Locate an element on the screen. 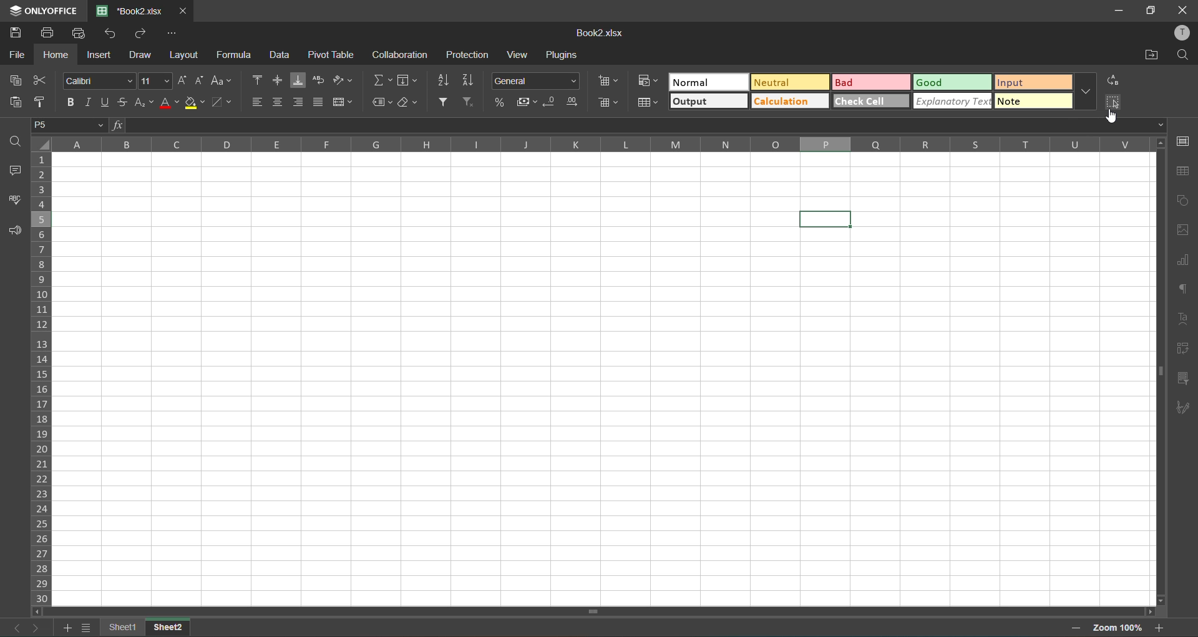  strikethrough is located at coordinates (125, 100).